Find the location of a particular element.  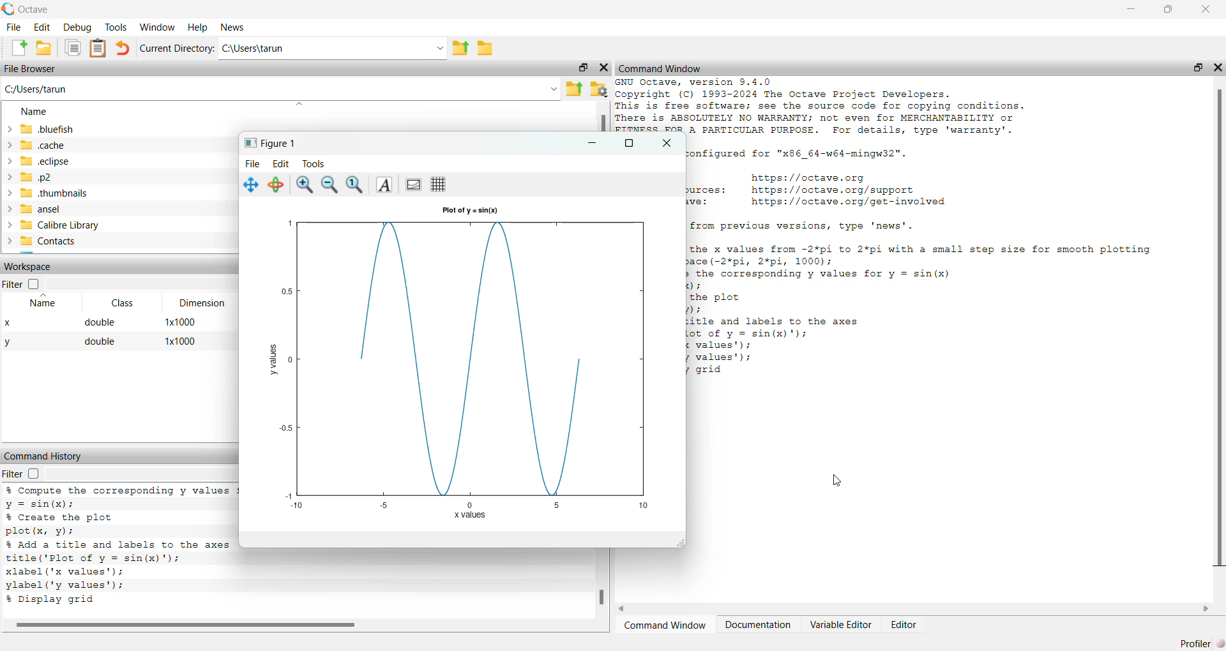

Dimension is located at coordinates (202, 303).